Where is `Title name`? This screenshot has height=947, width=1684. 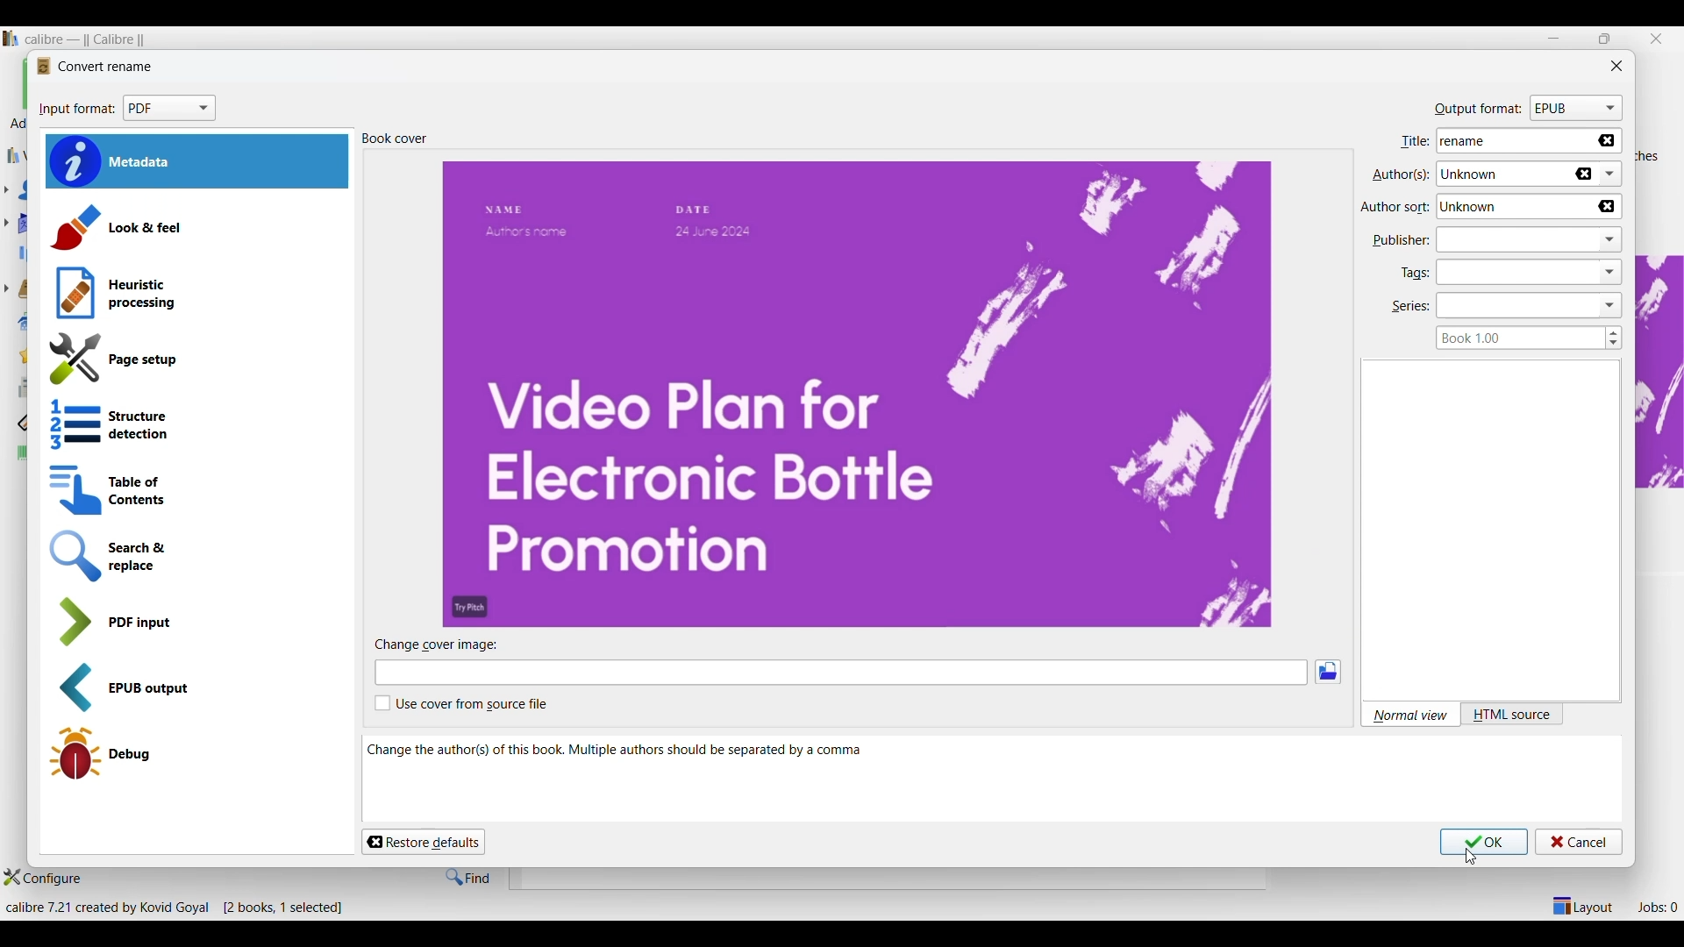 Title name is located at coordinates (1515, 141).